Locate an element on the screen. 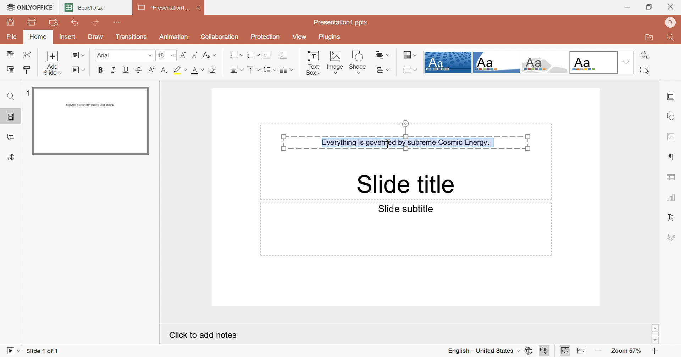  Zoom in is located at coordinates (656, 351).